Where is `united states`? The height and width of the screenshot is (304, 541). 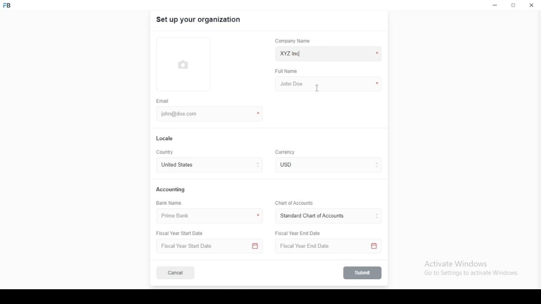
united states is located at coordinates (177, 166).